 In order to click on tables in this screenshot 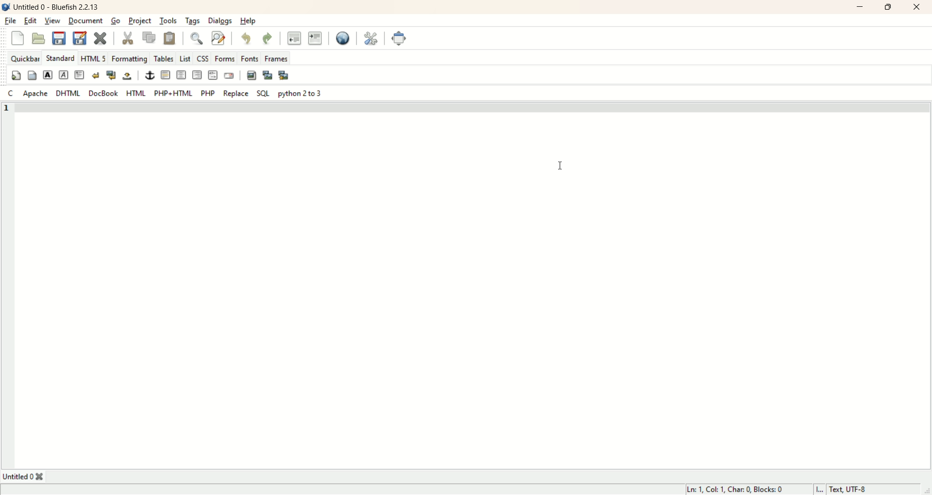, I will do `click(162, 59)`.